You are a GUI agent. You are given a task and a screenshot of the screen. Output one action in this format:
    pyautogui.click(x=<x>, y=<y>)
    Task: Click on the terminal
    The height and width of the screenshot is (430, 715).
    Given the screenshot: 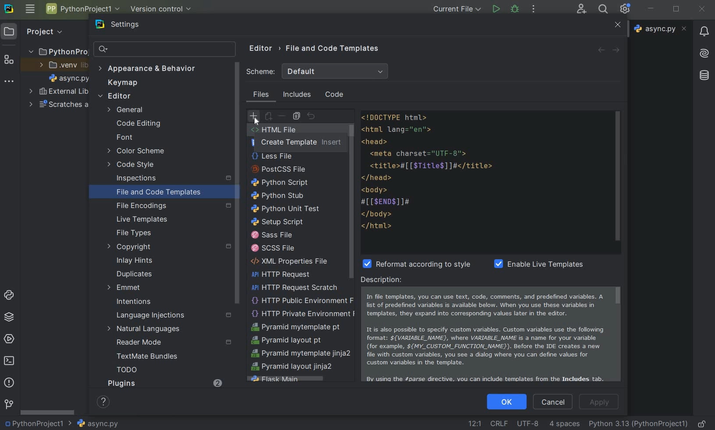 What is the action you would take?
    pyautogui.click(x=10, y=360)
    